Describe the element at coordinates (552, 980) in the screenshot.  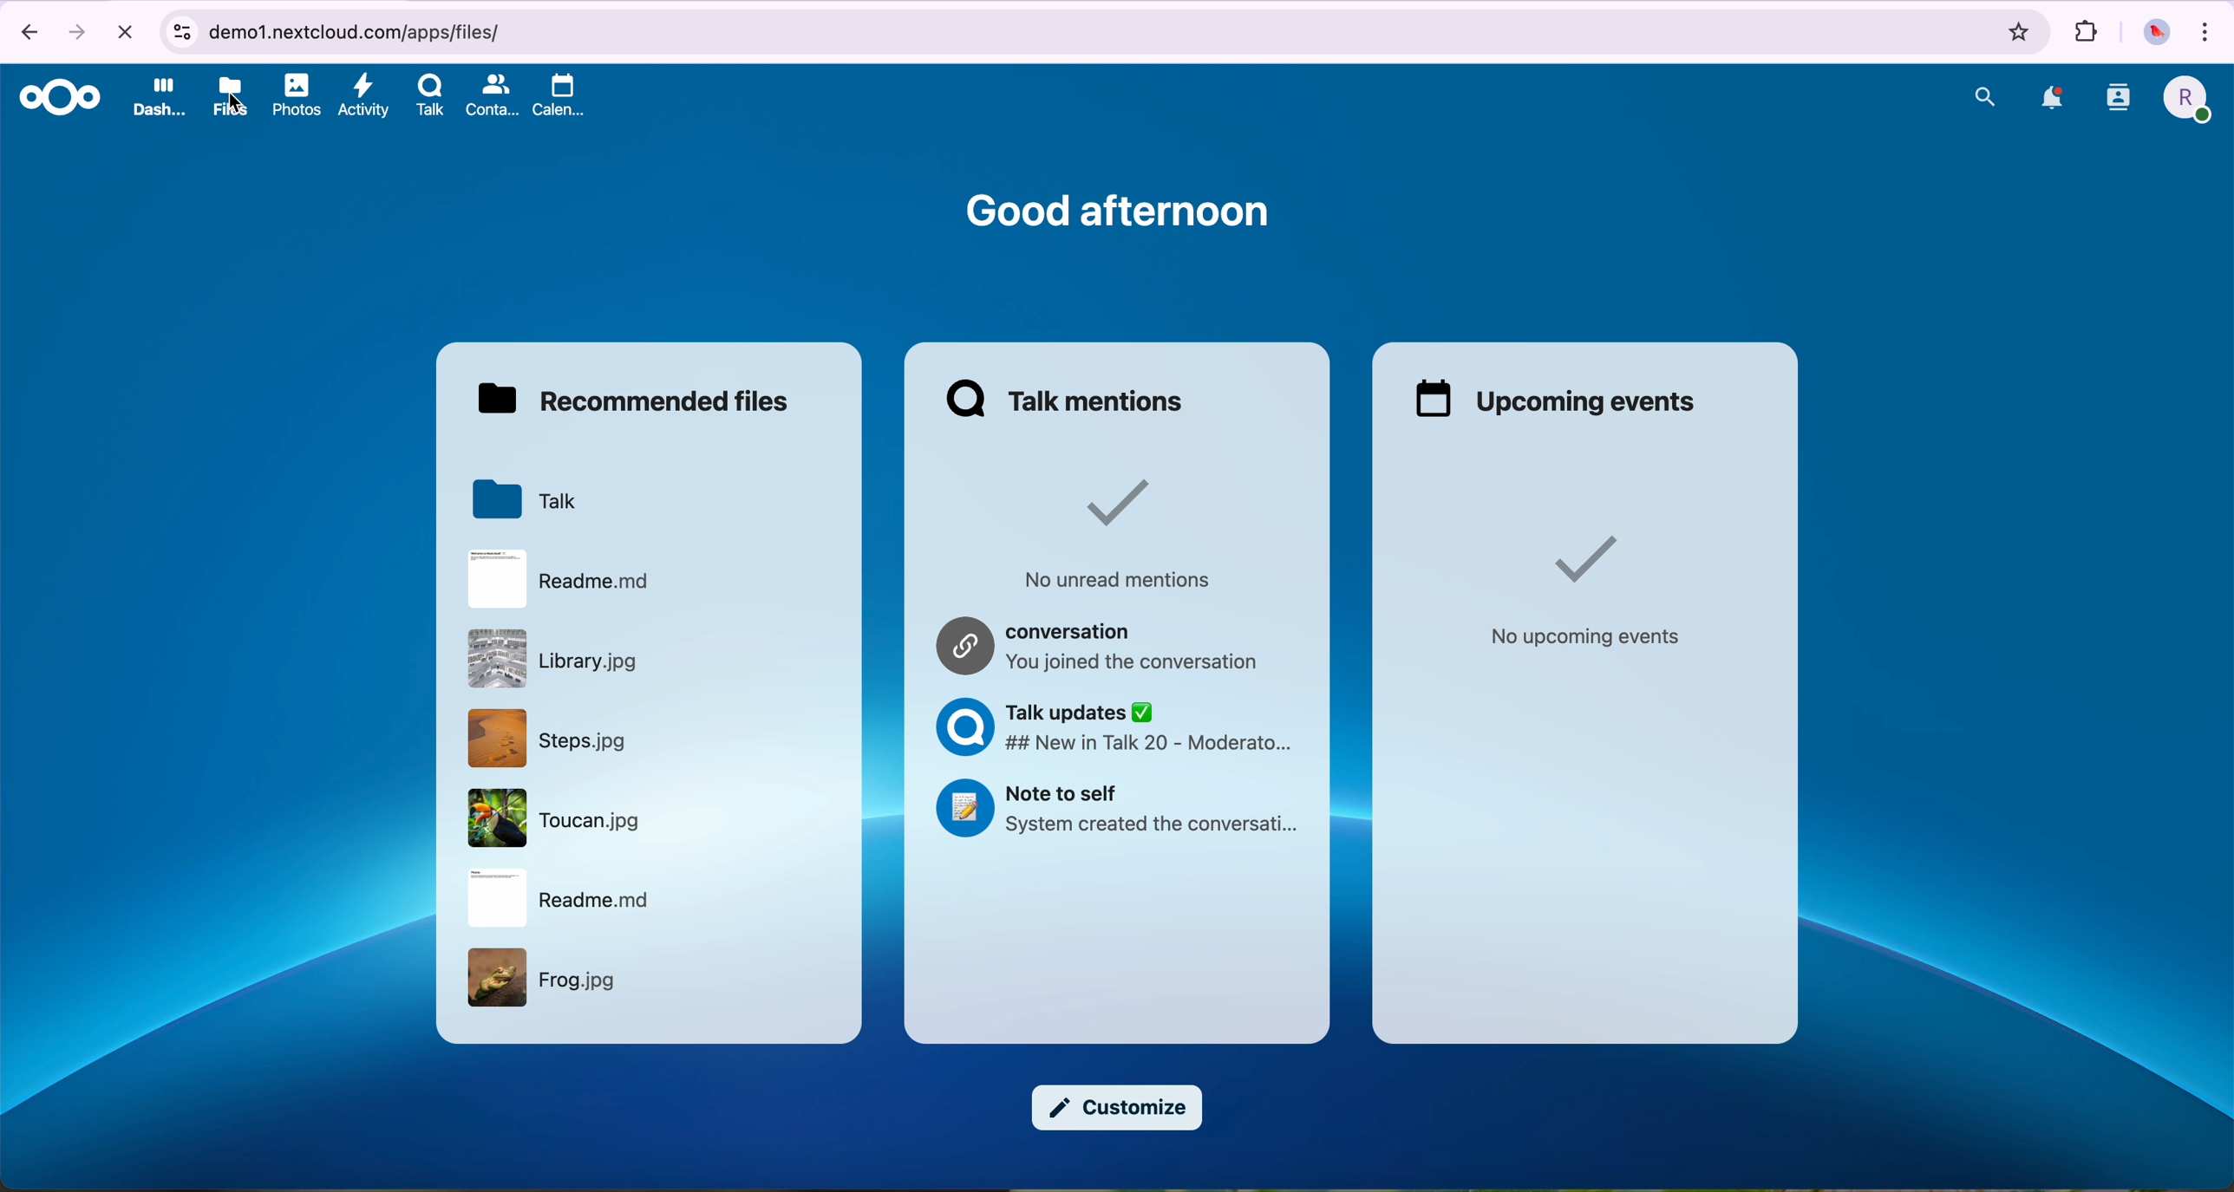
I see `frog.jpg` at that location.